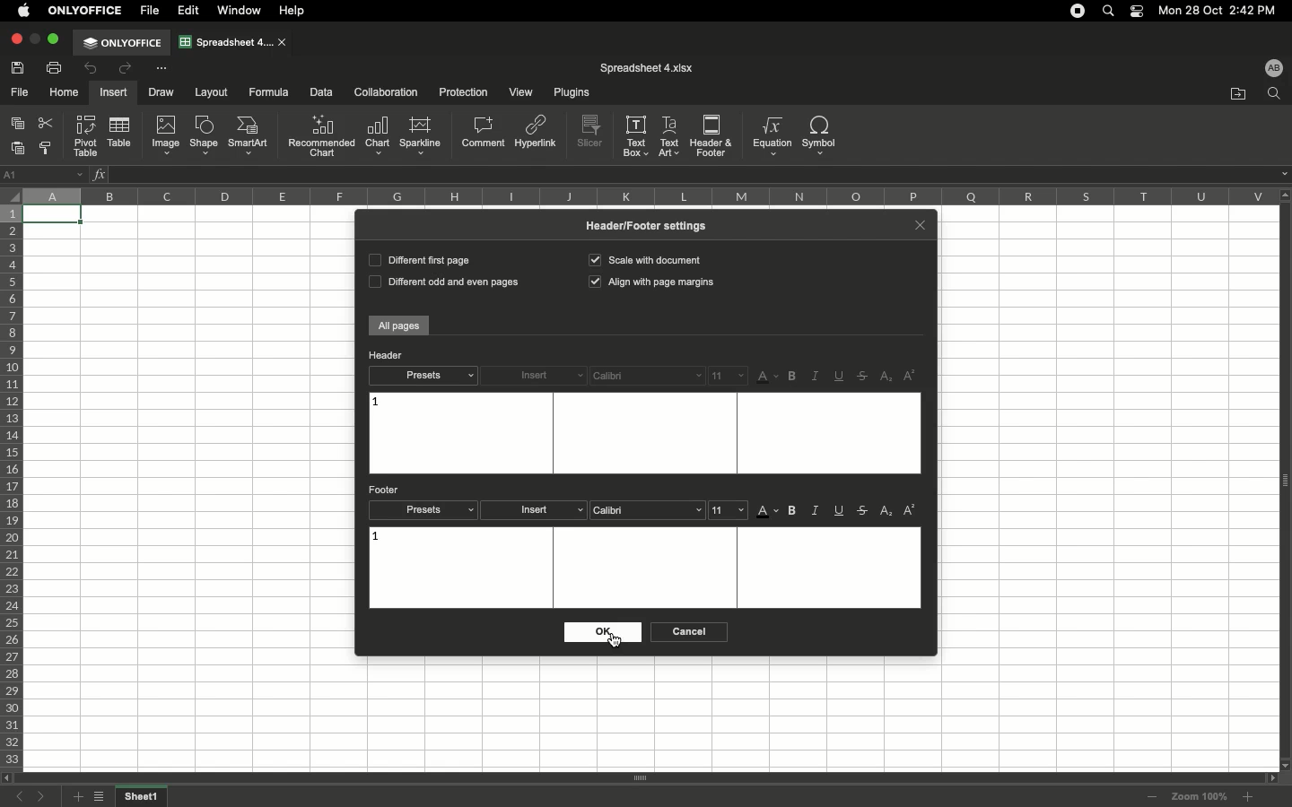 The width and height of the screenshot is (1292, 807). I want to click on Subscript, so click(887, 377).